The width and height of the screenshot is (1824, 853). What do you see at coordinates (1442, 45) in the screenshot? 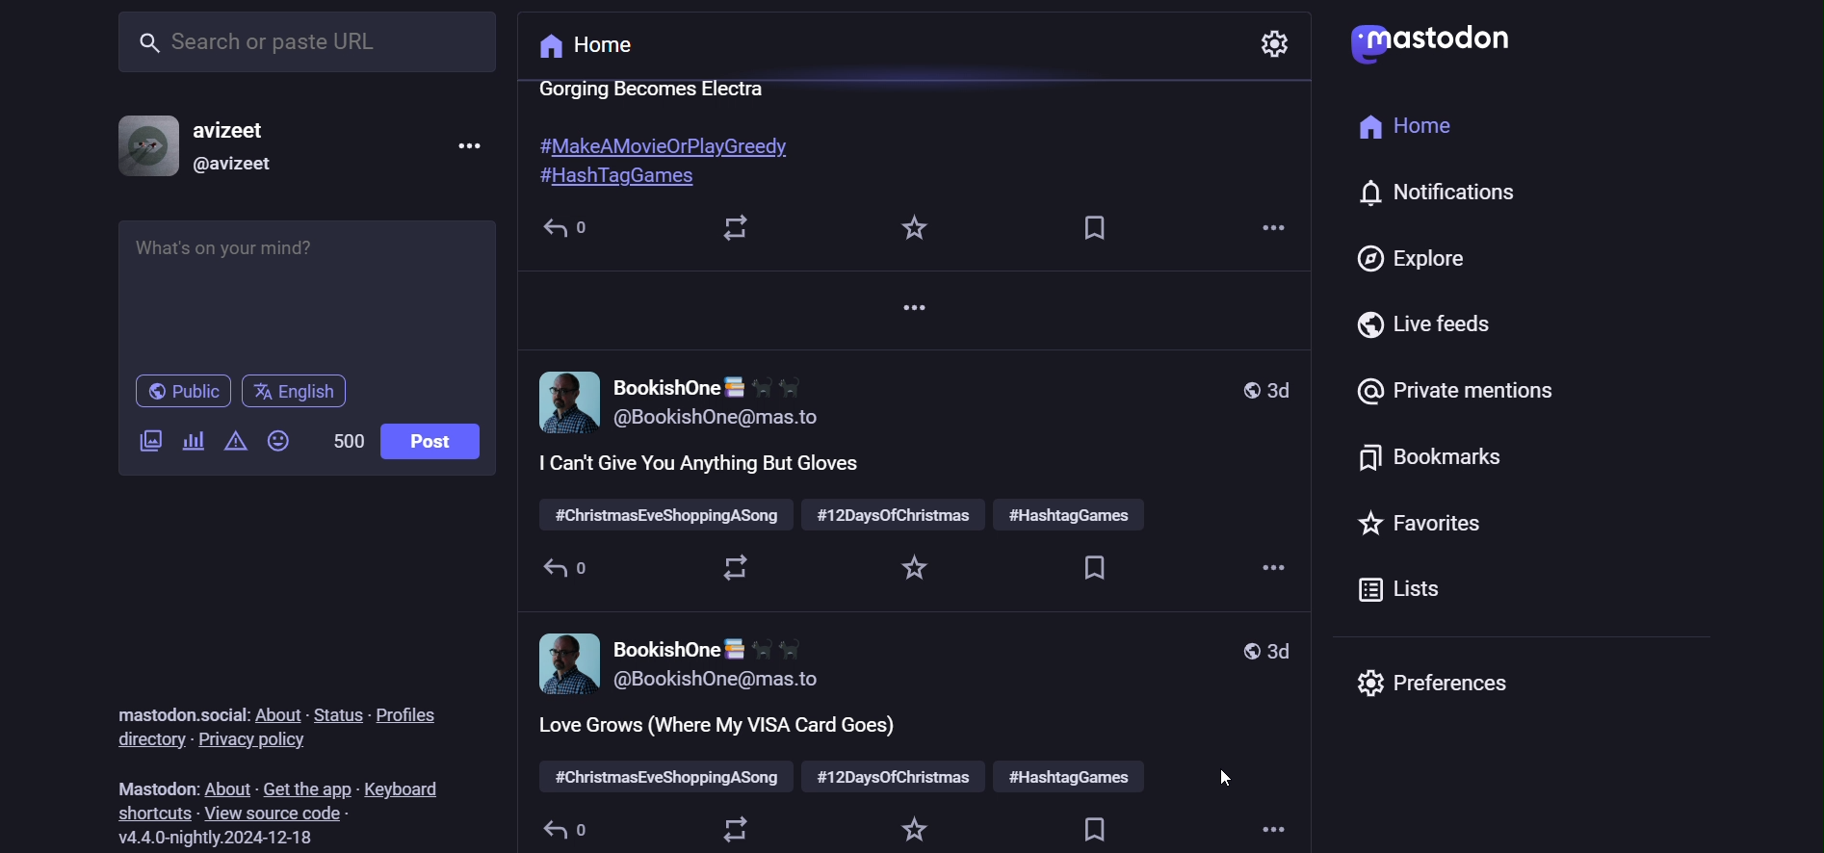
I see `logo` at bounding box center [1442, 45].